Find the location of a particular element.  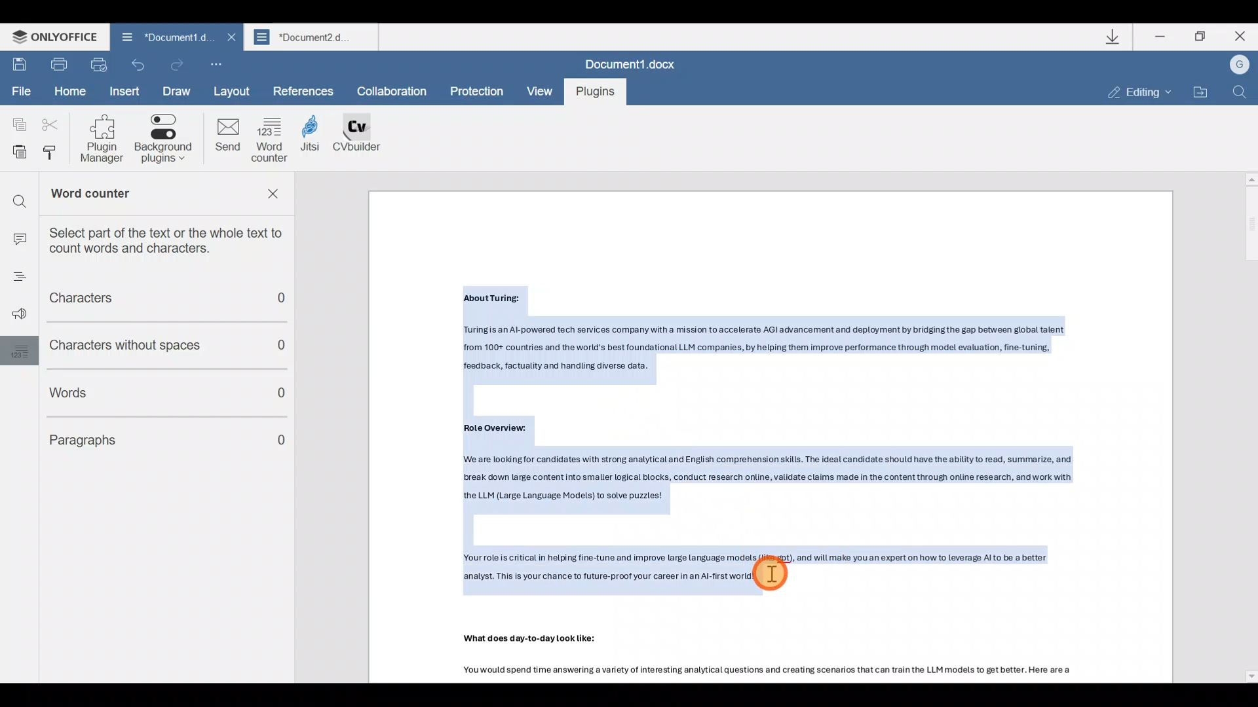

Protection is located at coordinates (476, 90).